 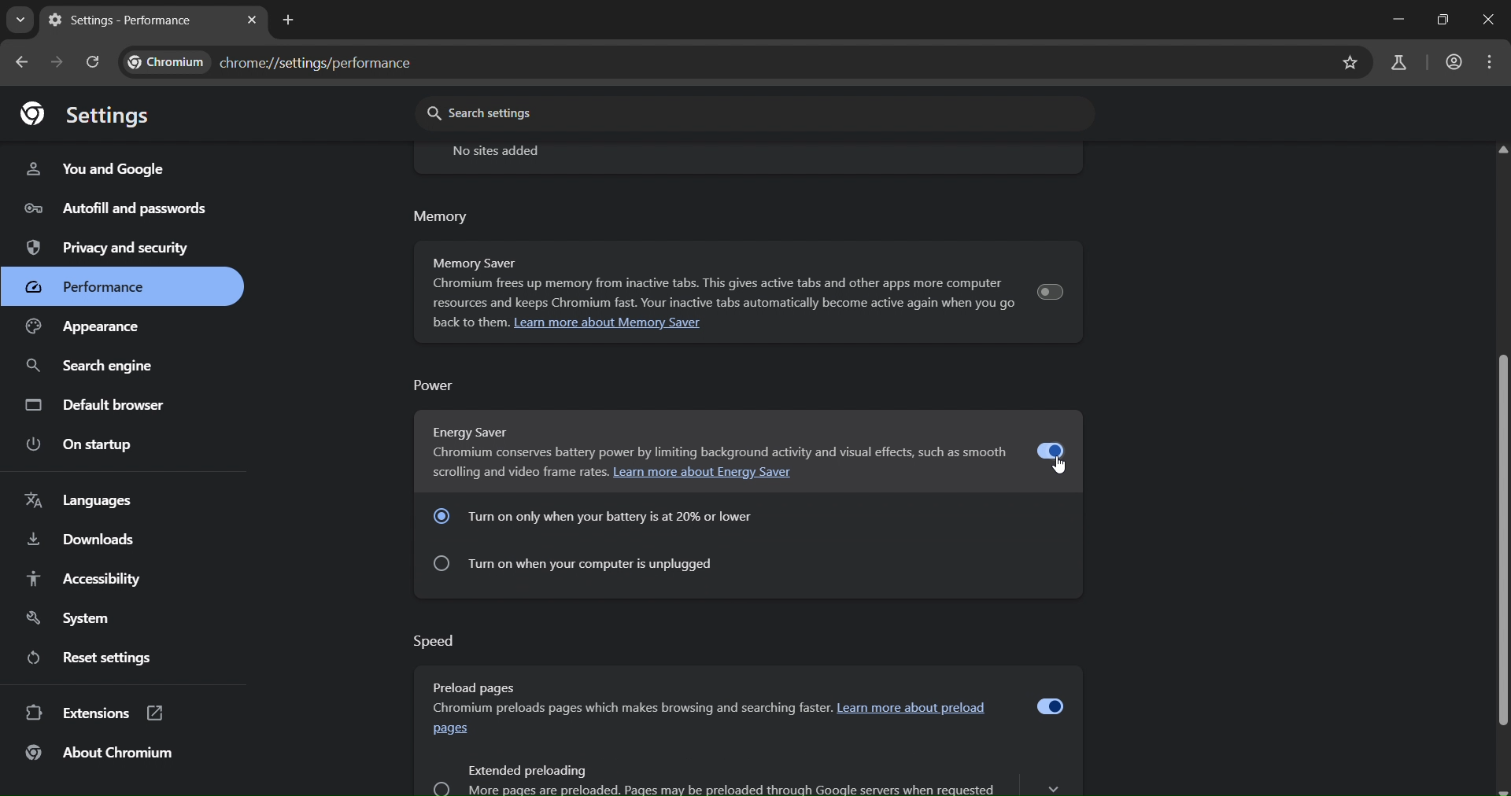 I want to click on about chromium, so click(x=119, y=754).